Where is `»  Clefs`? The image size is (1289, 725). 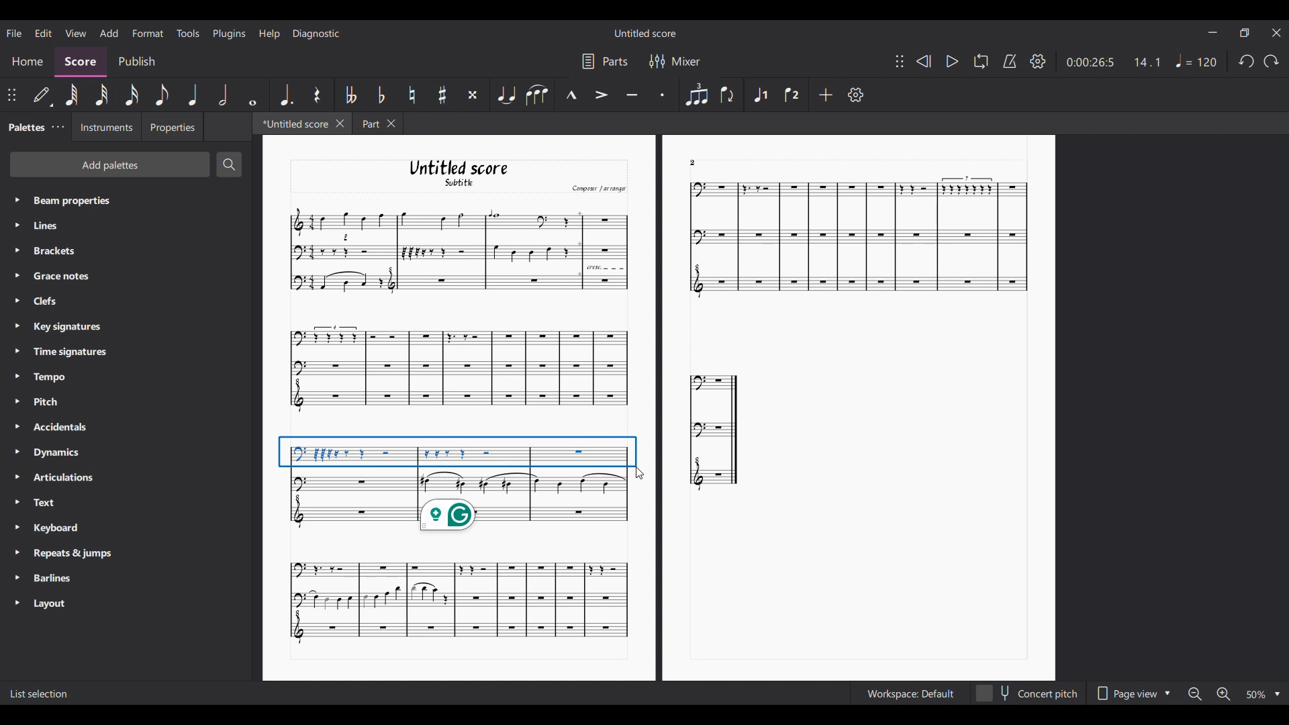
»  Clefs is located at coordinates (48, 301).